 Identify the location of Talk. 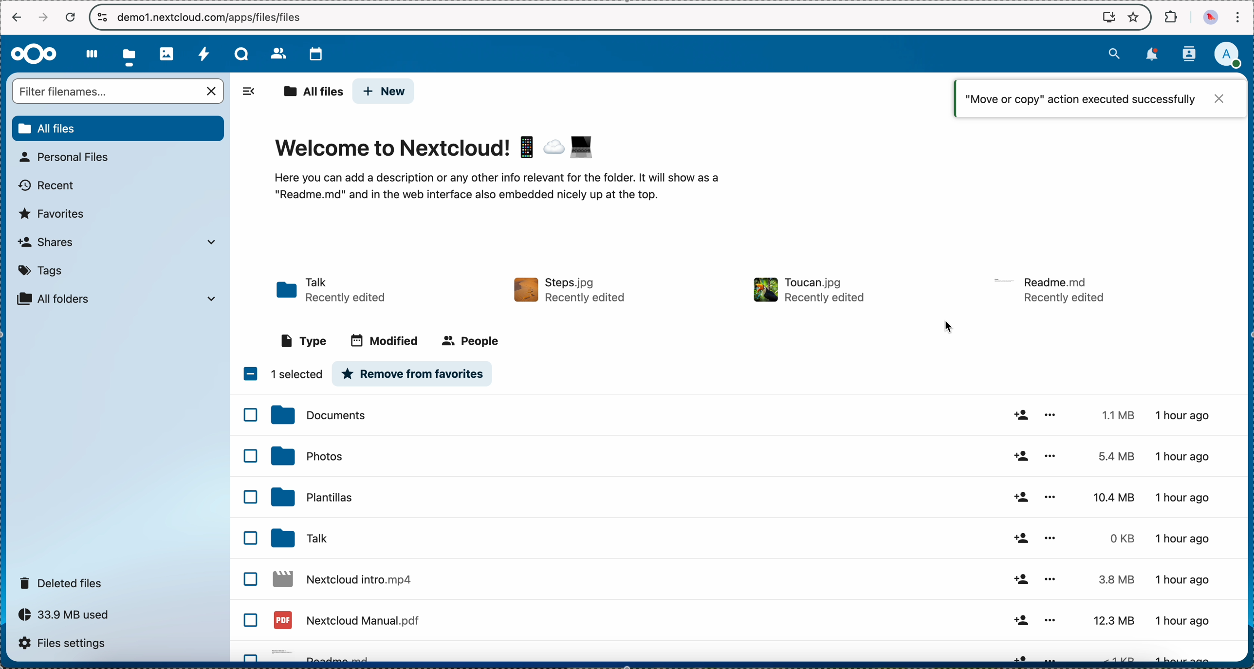
(241, 52).